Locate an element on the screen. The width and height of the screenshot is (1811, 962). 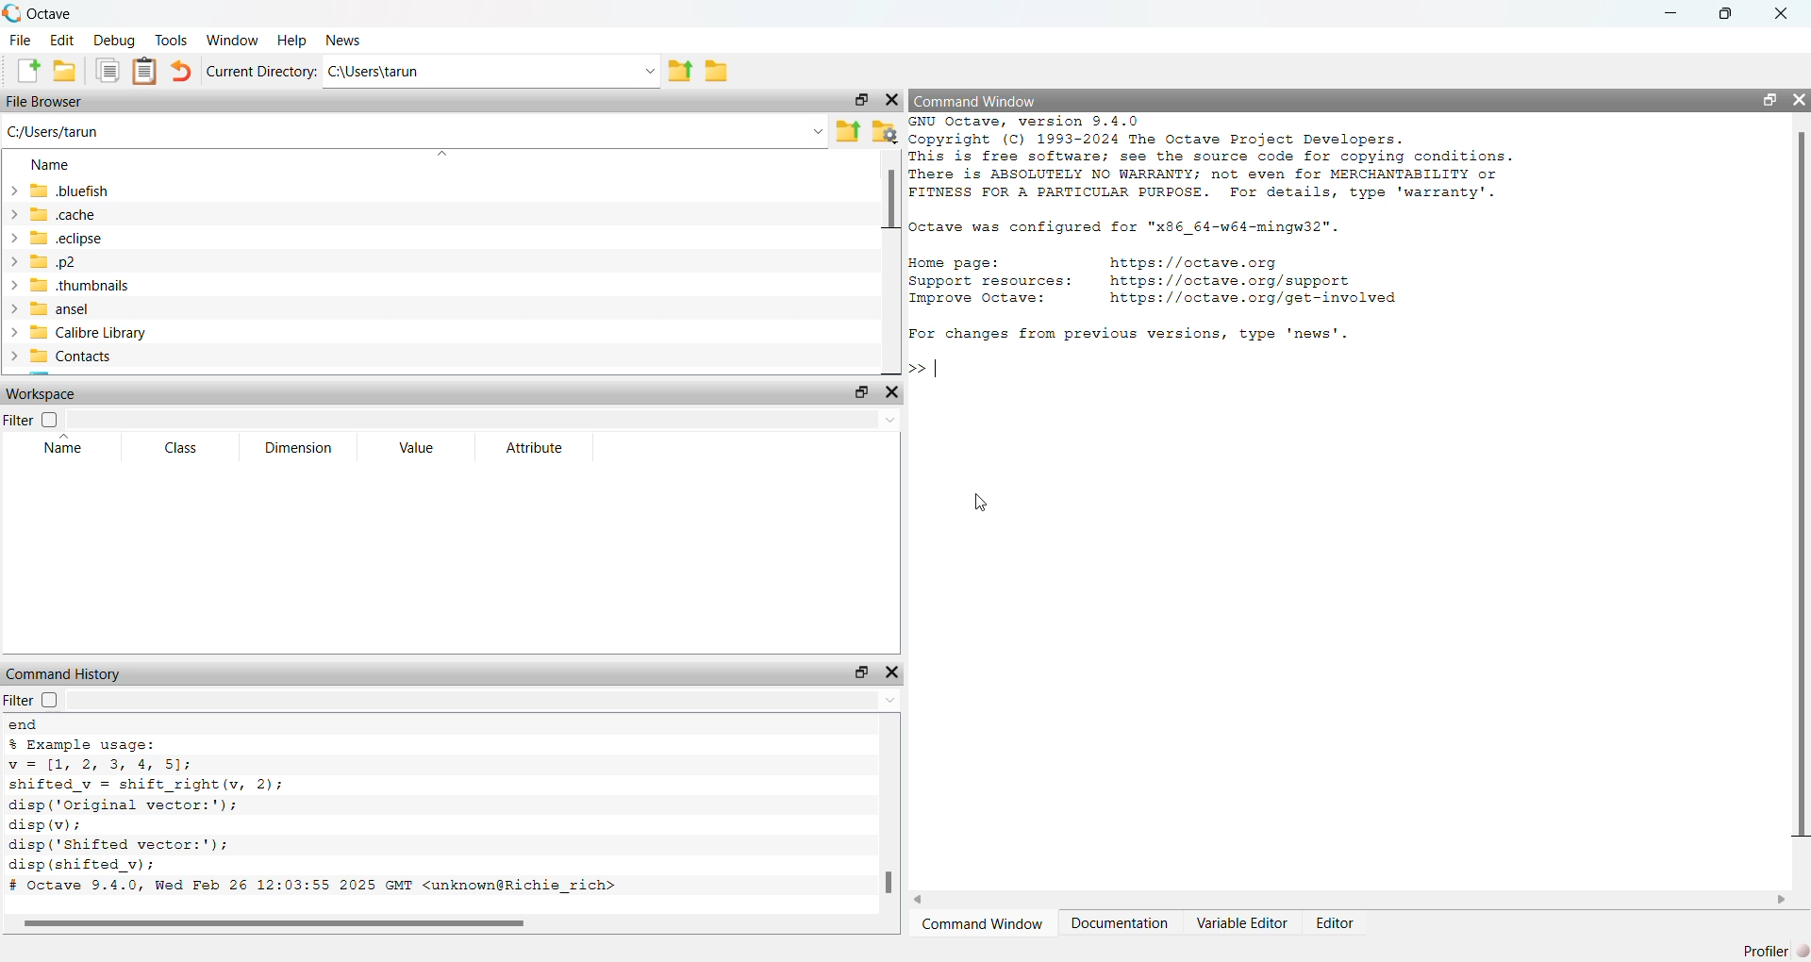
unlock widget is located at coordinates (1765, 101).